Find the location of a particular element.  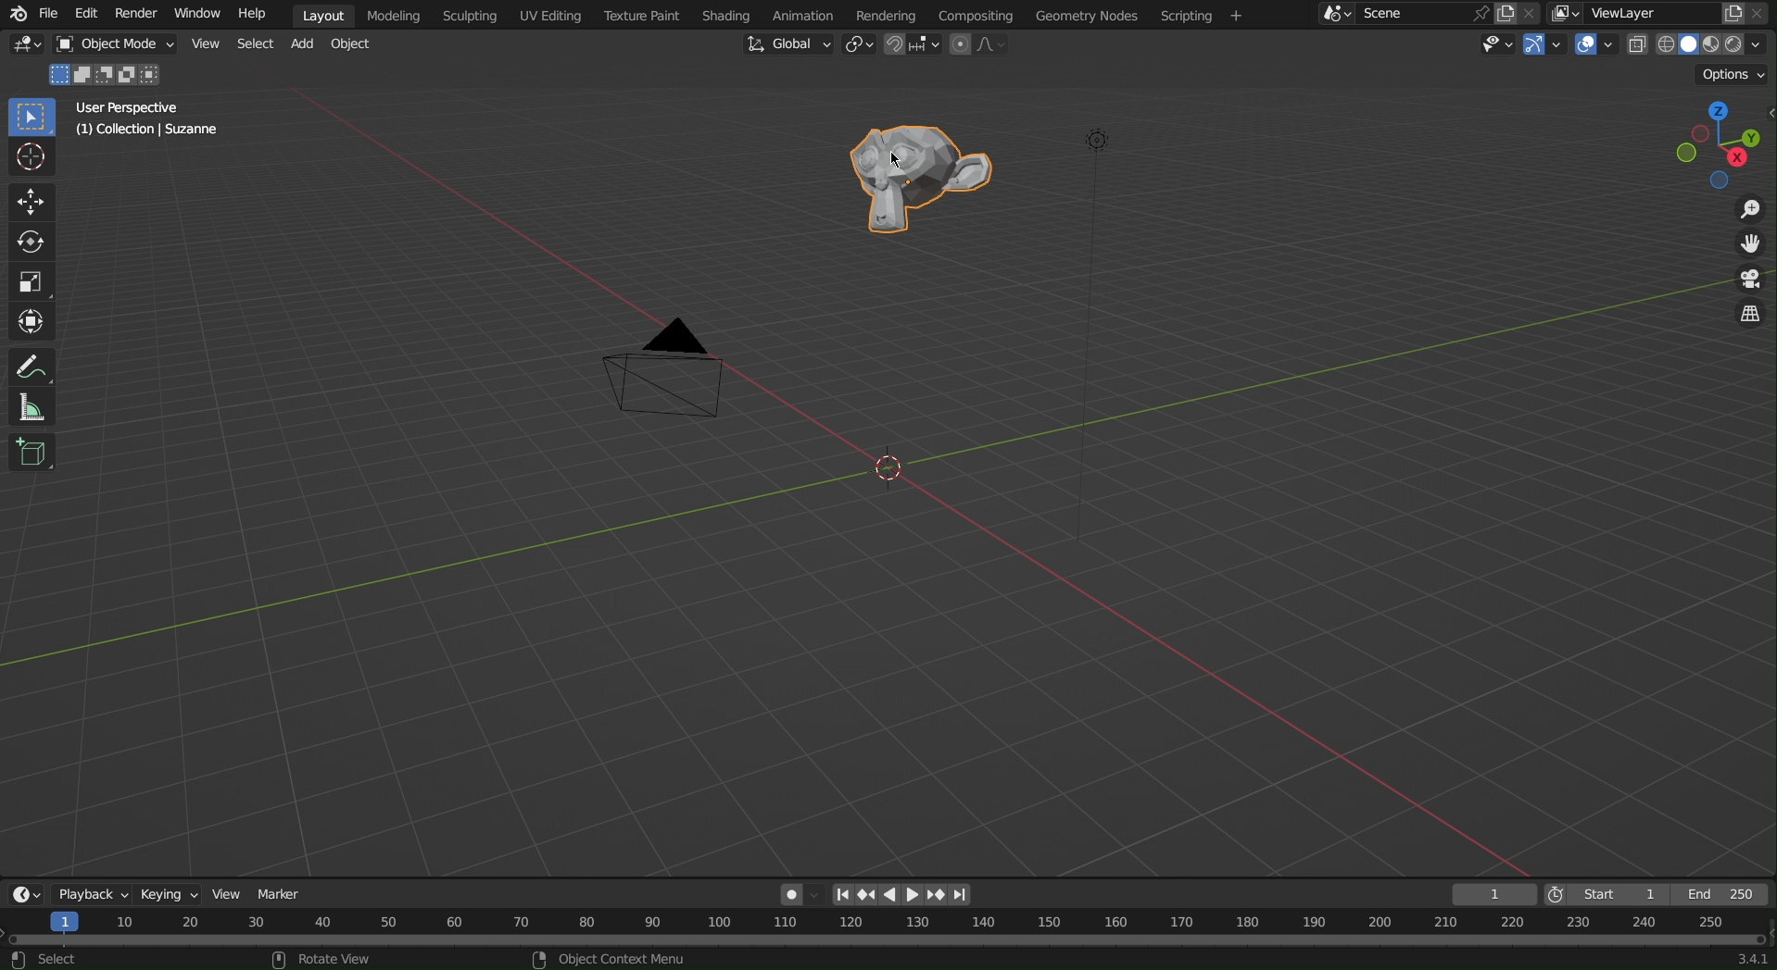

Cursor is located at coordinates (31, 158).